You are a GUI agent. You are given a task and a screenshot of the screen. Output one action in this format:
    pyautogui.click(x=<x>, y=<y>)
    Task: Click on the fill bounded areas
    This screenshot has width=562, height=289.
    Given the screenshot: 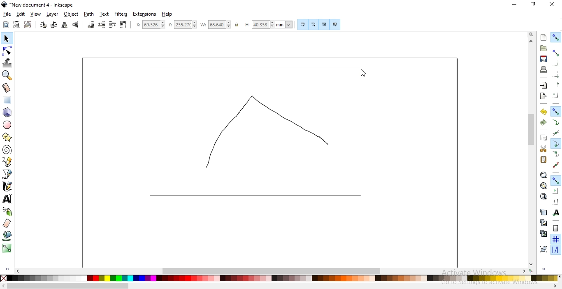 What is the action you would take?
    pyautogui.click(x=7, y=236)
    